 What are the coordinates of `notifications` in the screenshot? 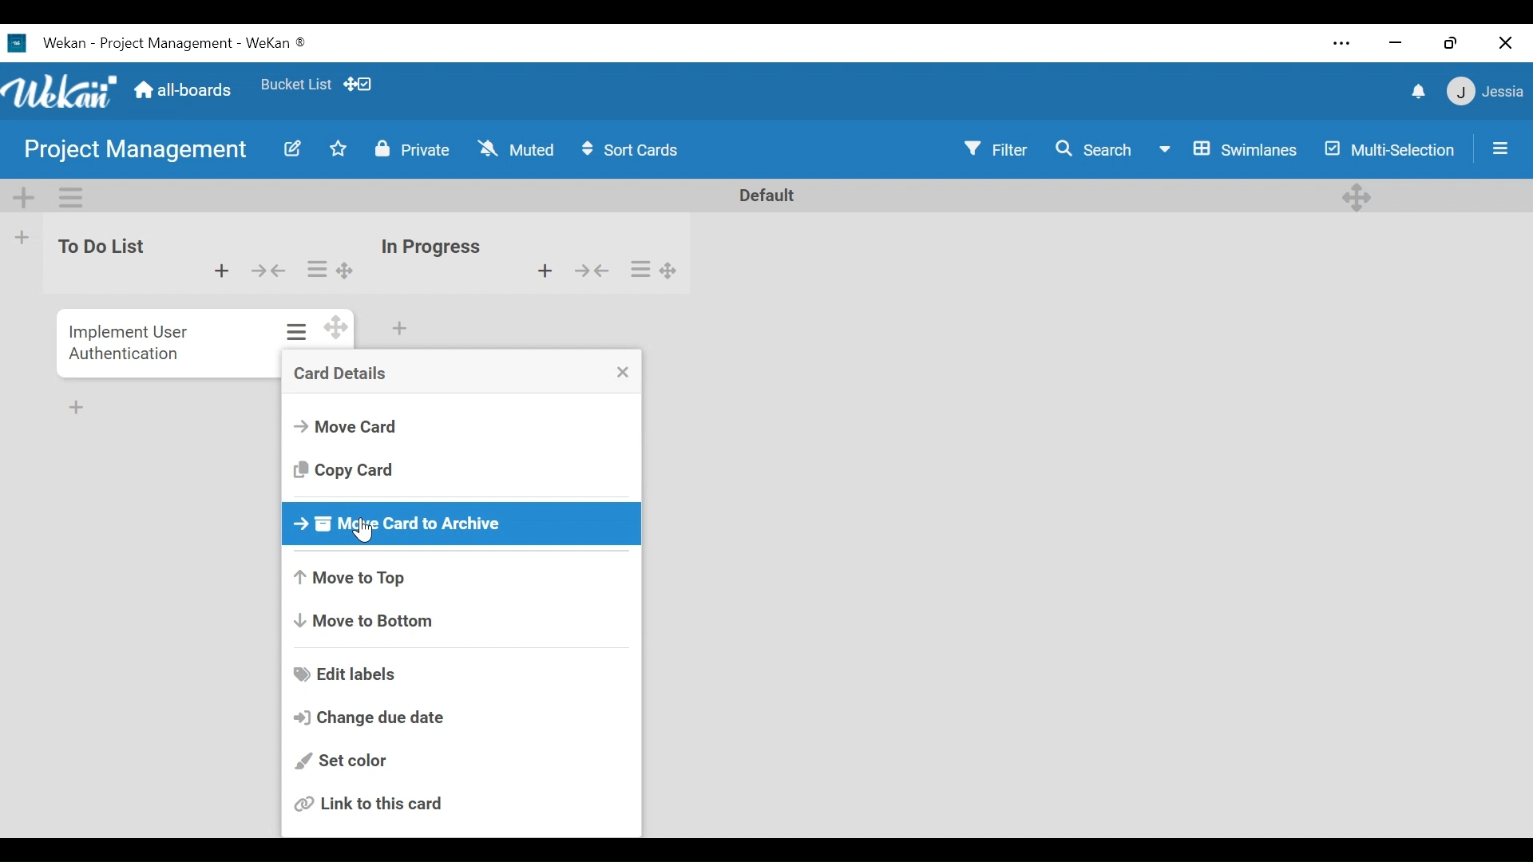 It's located at (1416, 93).